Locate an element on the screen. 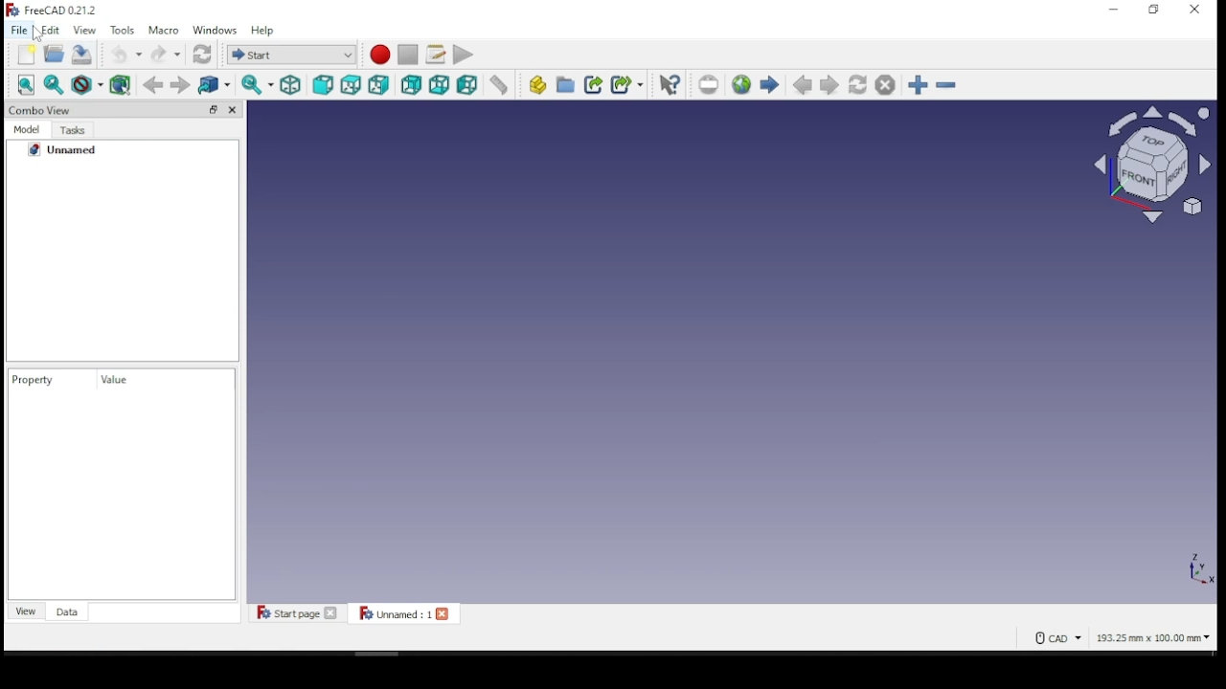 This screenshot has width=1226, height=689. restore is located at coordinates (1153, 10).